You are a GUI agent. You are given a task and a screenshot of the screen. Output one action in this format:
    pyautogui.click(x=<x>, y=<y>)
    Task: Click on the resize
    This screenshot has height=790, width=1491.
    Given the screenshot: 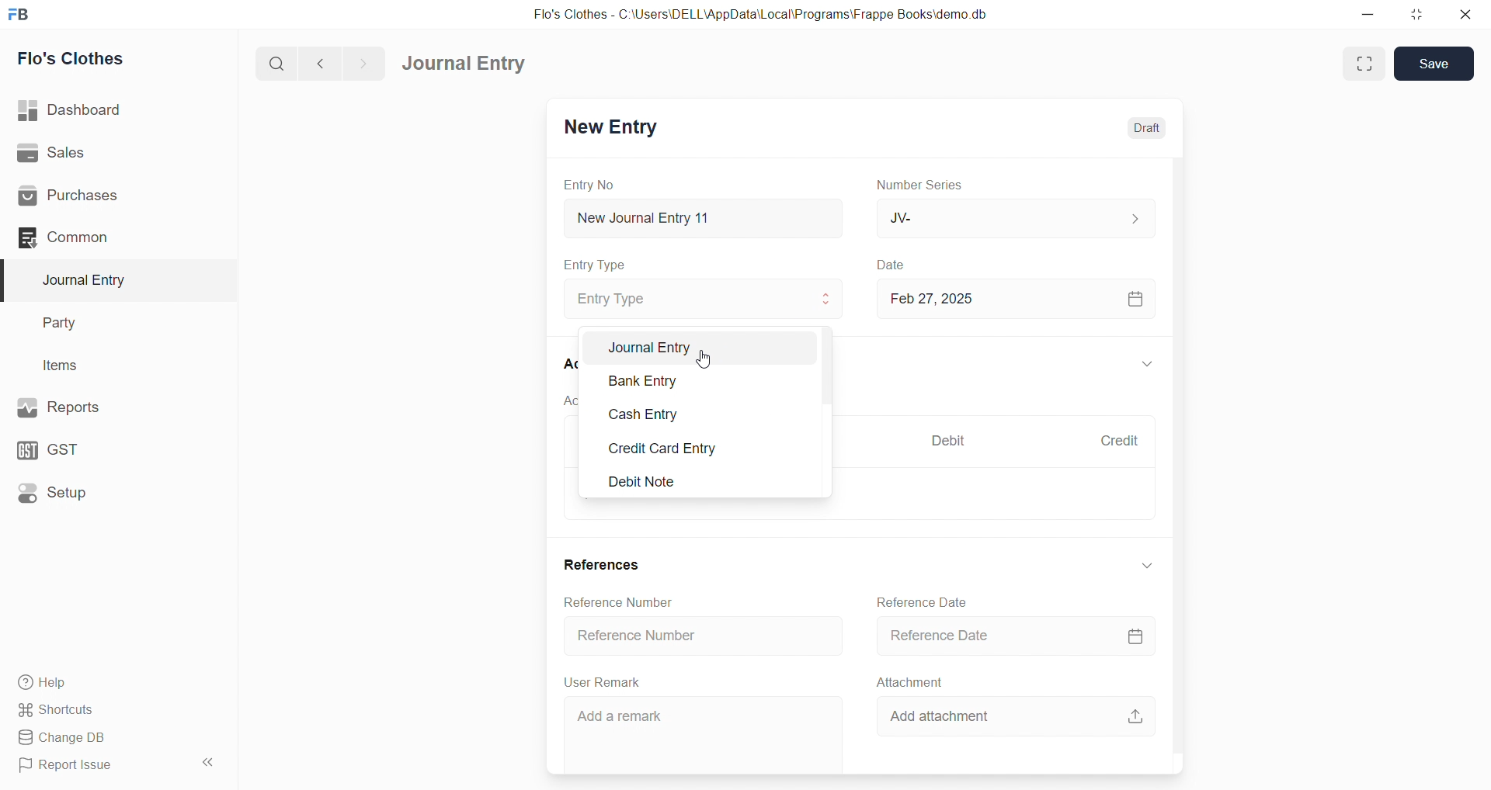 What is the action you would take?
    pyautogui.click(x=1416, y=13)
    